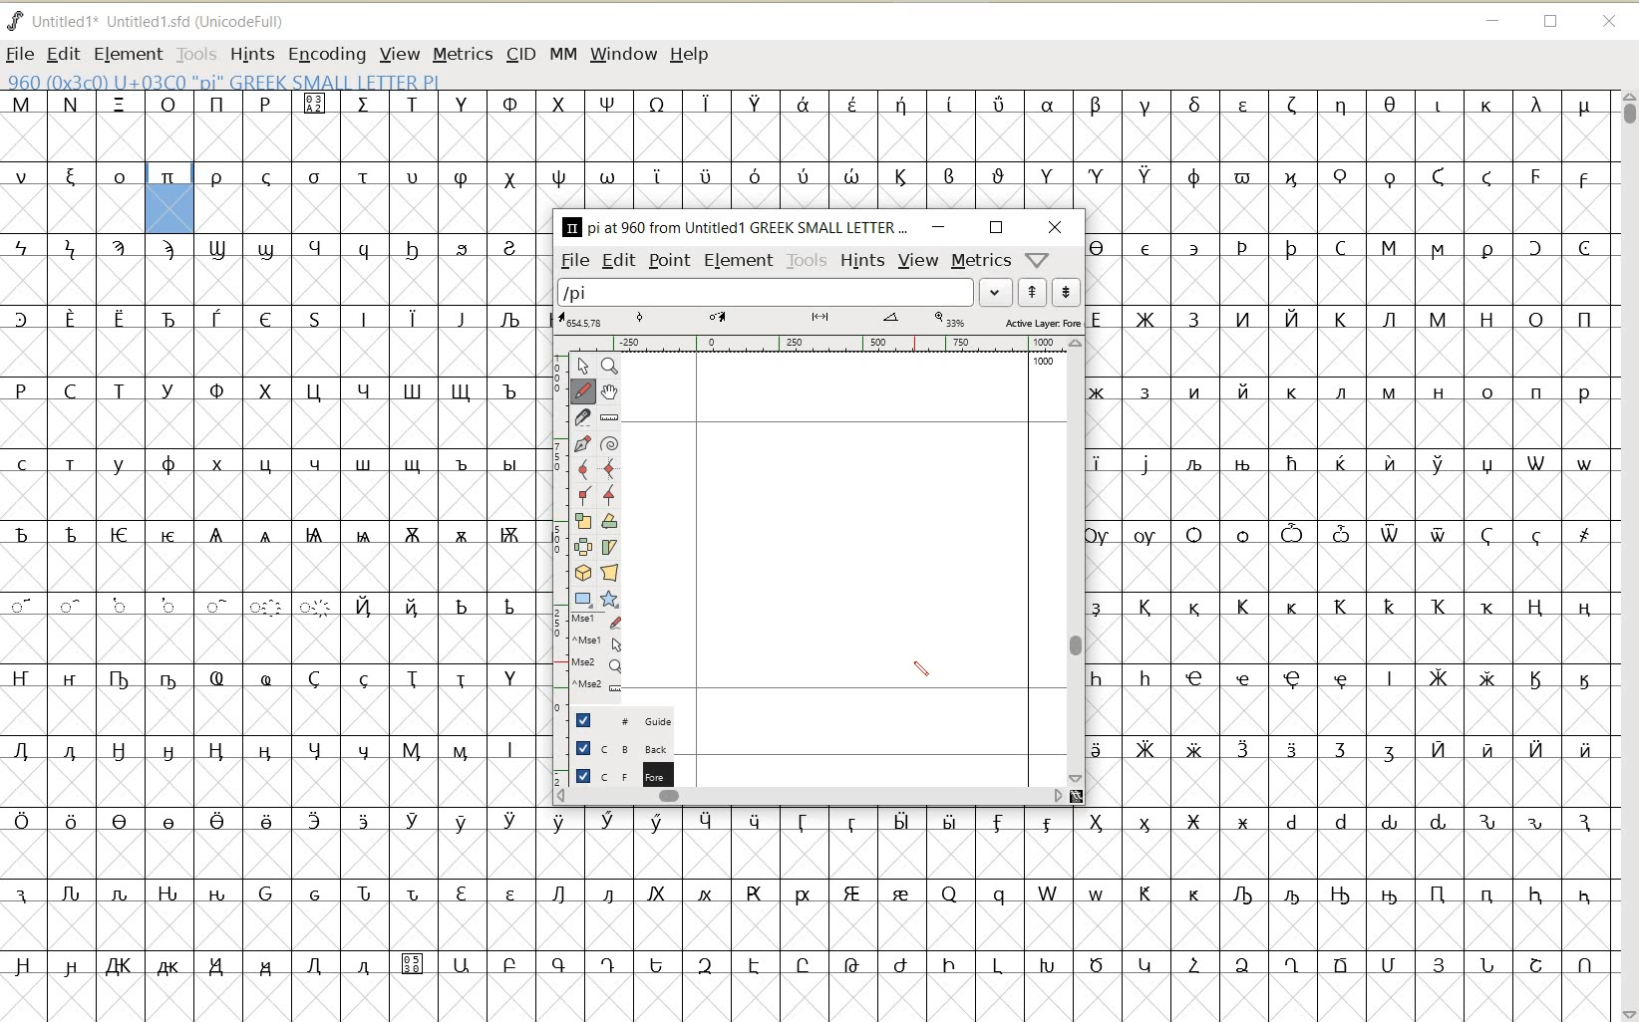 The height and width of the screenshot is (1022, 1639). I want to click on BACKGROUND, so click(612, 750).